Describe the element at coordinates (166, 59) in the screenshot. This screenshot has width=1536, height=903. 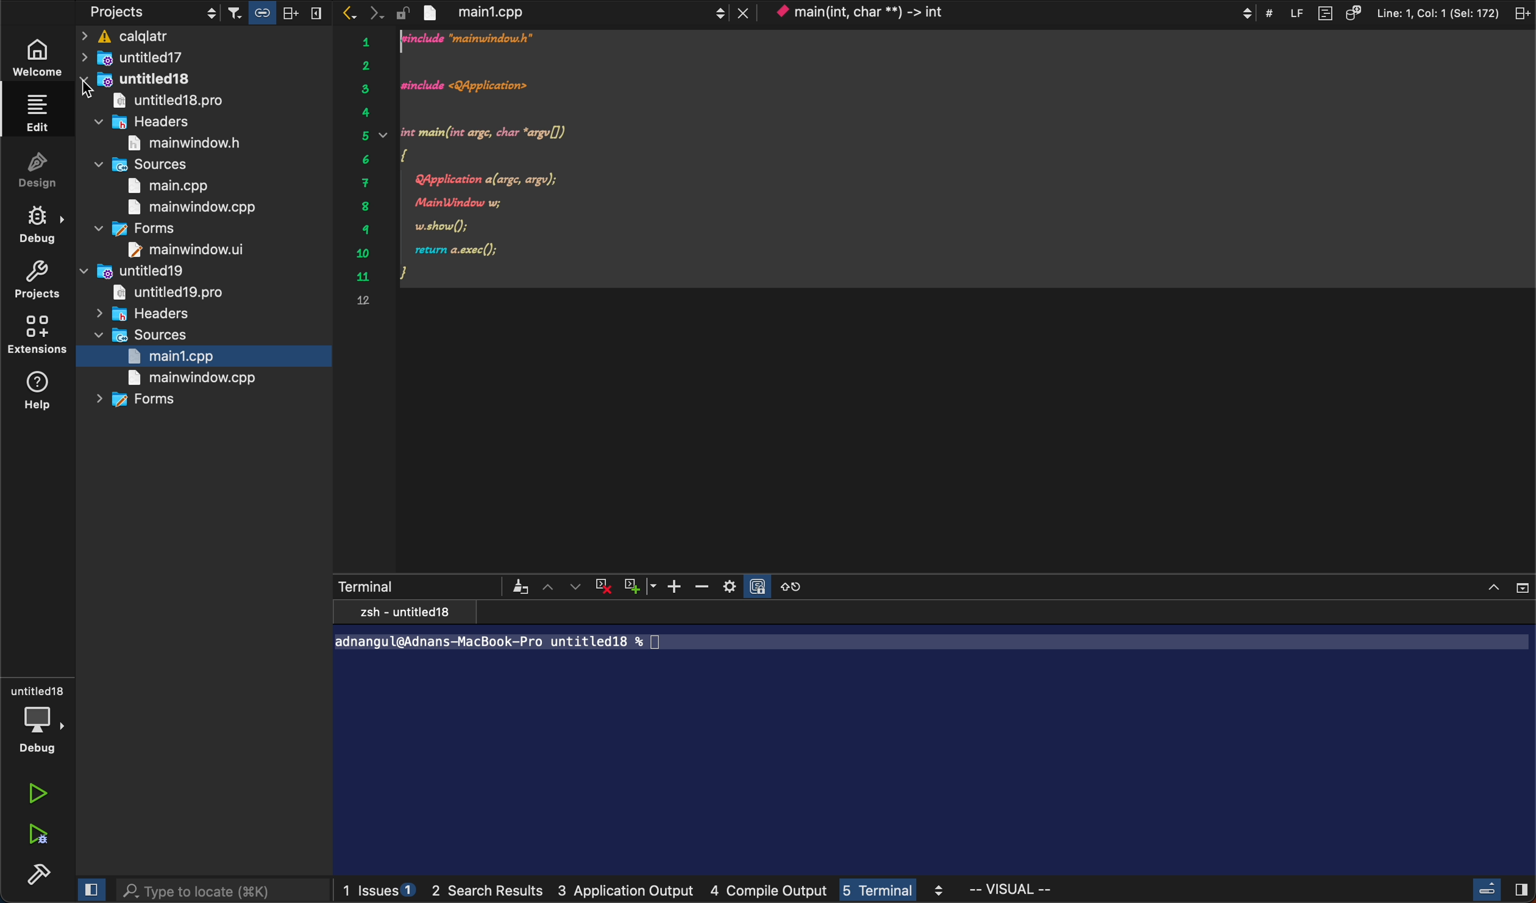
I see `untitled17` at that location.